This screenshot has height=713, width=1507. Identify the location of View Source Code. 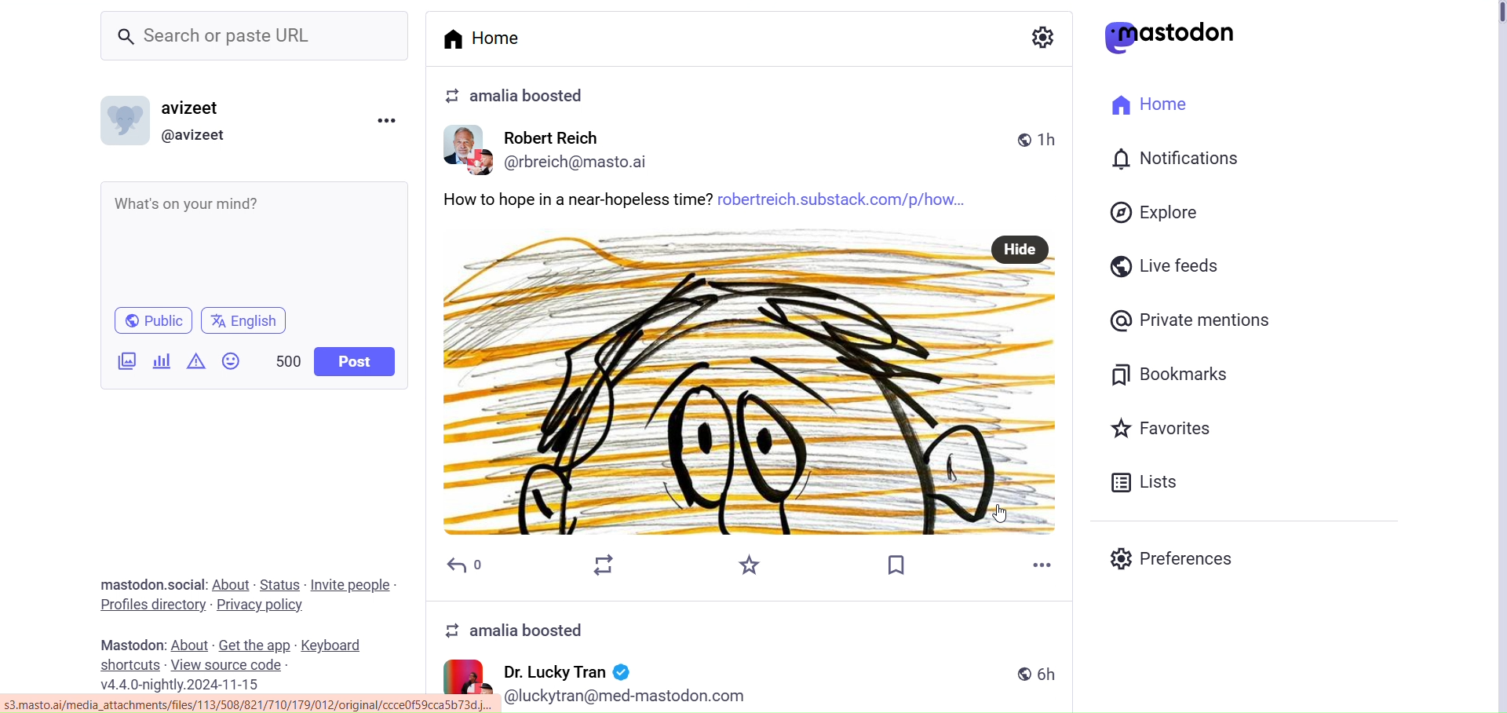
(228, 665).